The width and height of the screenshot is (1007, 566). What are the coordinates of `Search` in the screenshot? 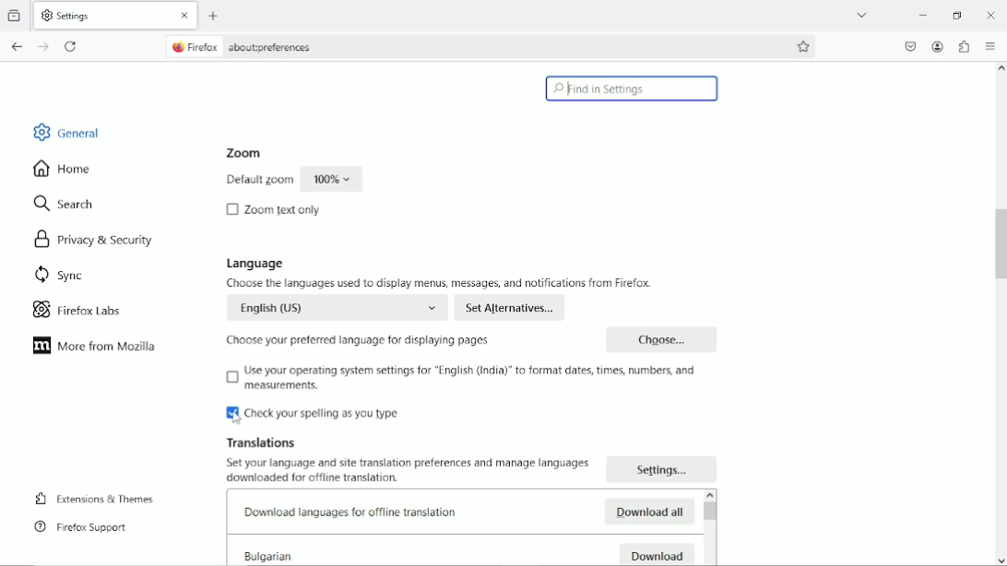 It's located at (69, 203).